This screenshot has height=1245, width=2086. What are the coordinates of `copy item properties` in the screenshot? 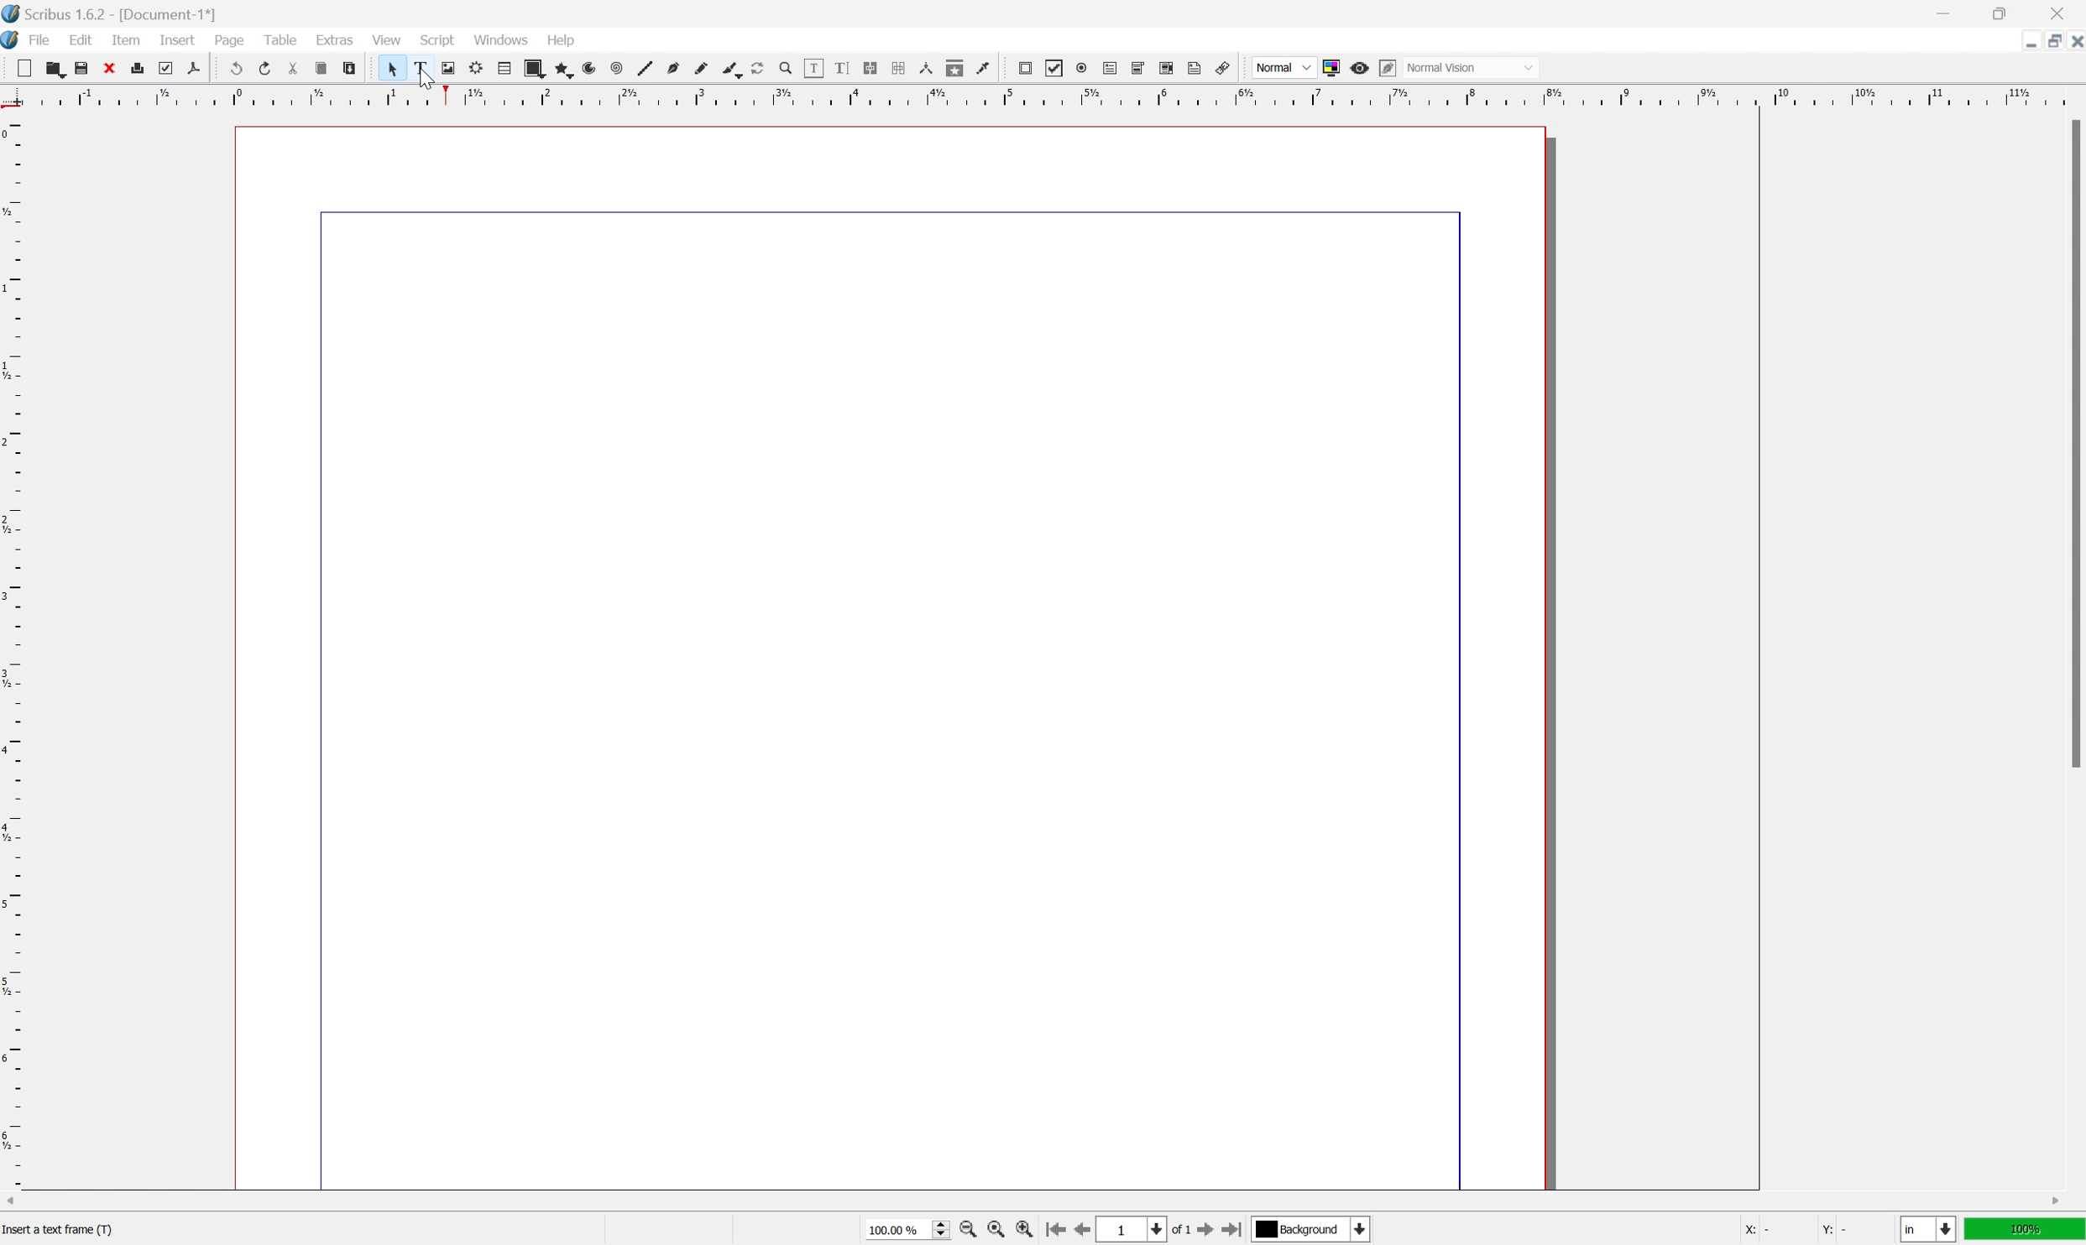 It's located at (954, 68).